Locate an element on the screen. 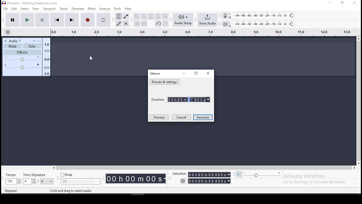  pause is located at coordinates (12, 20).